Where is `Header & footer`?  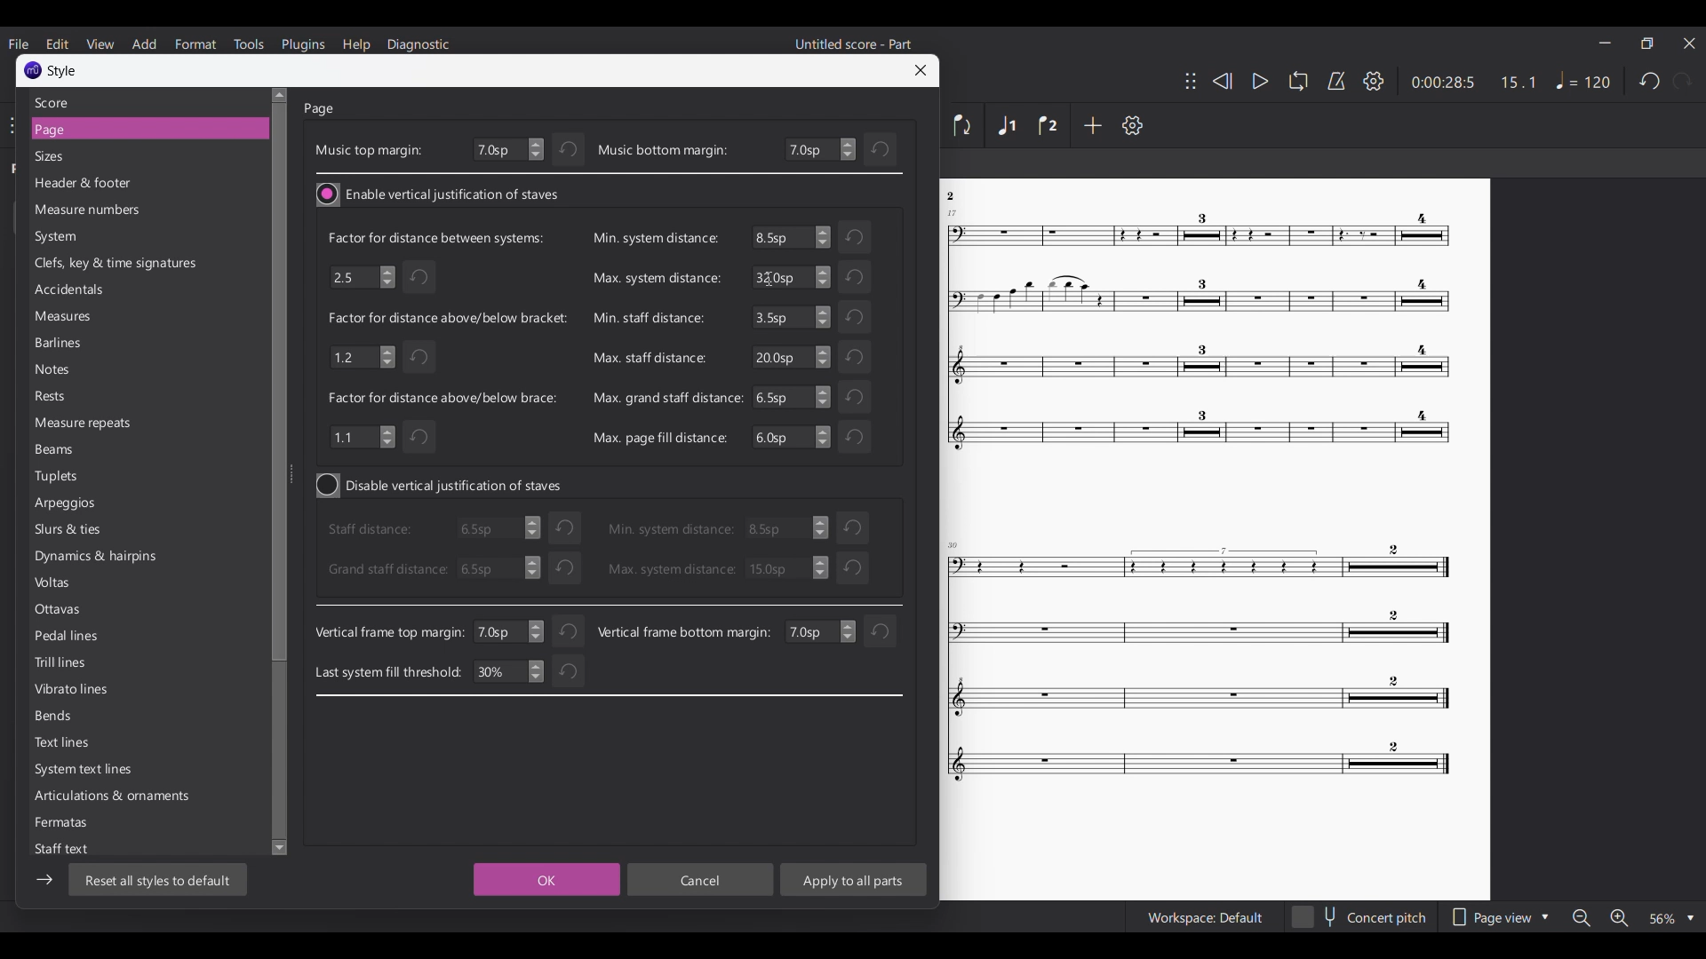 Header & footer is located at coordinates (133, 185).